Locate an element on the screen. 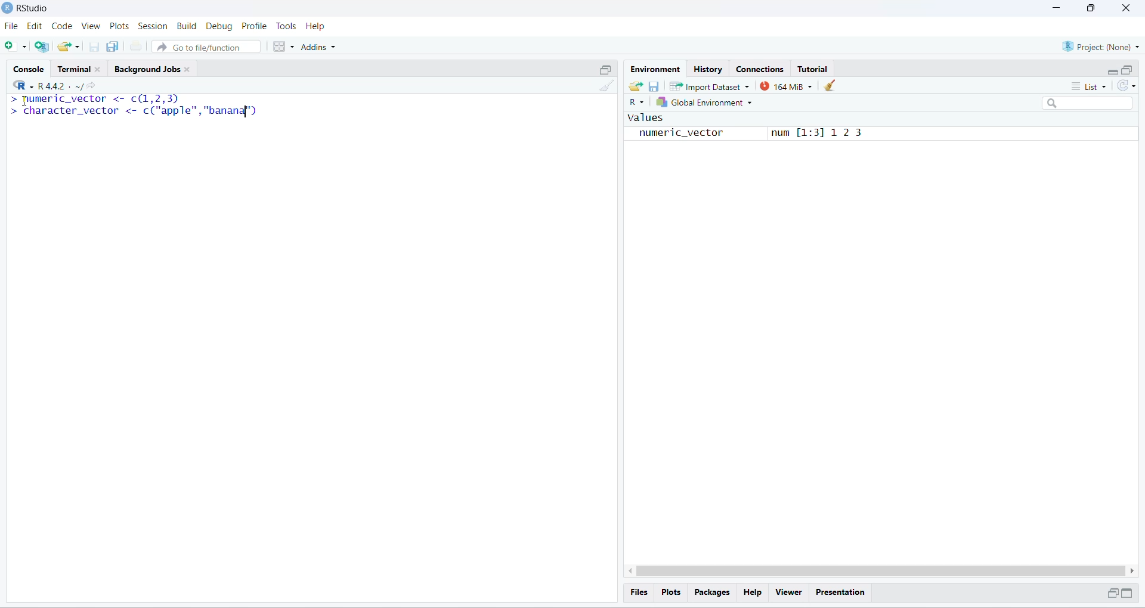 The width and height of the screenshot is (1145, 608). Background Jobs is located at coordinates (155, 68).